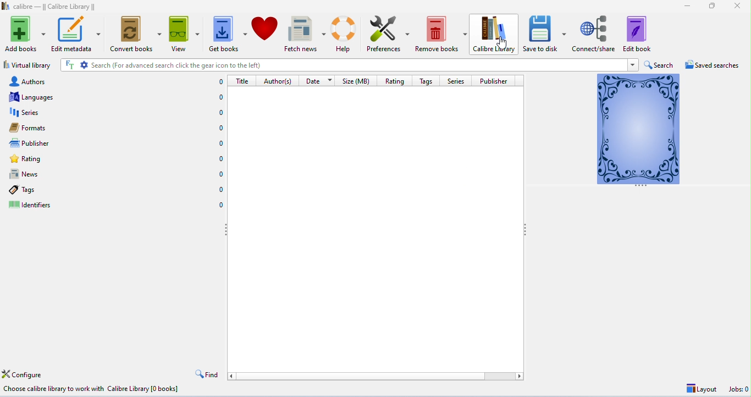 The height and width of the screenshot is (397, 751). I want to click on edit book, so click(637, 34).